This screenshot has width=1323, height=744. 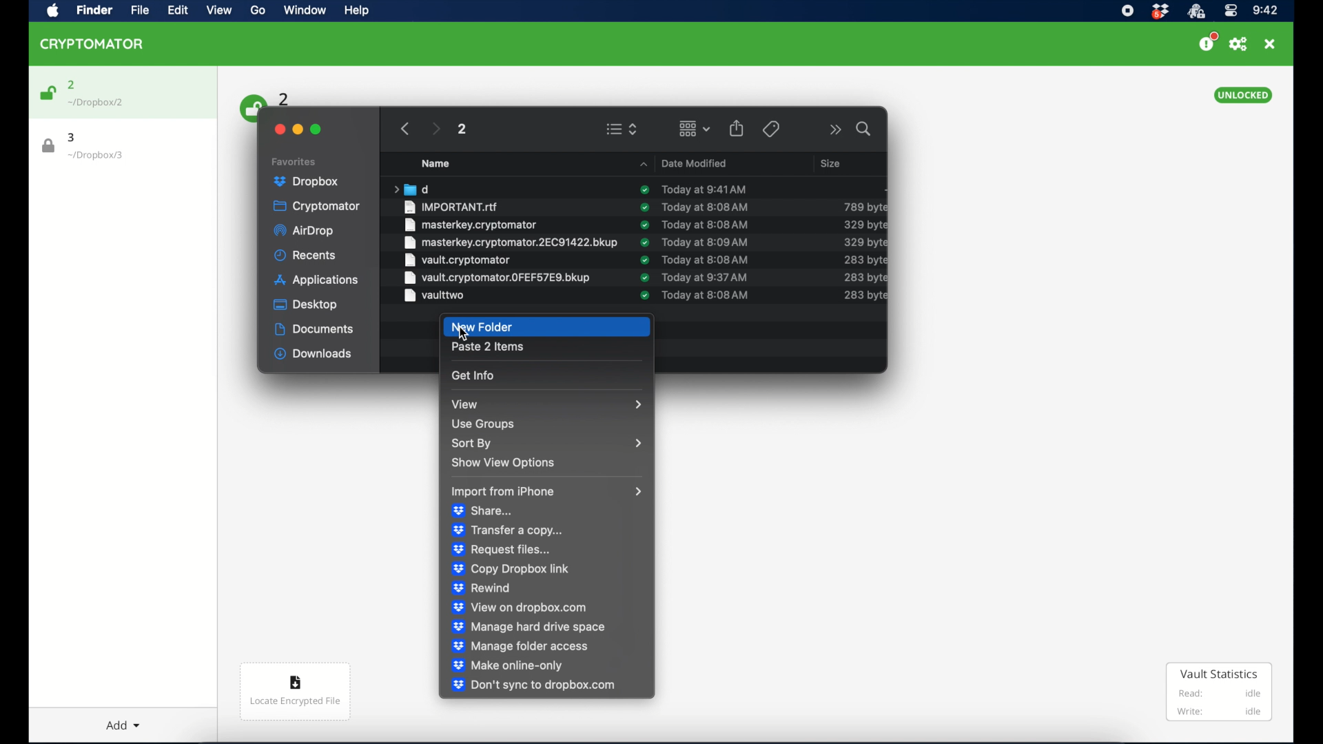 What do you see at coordinates (72, 137) in the screenshot?
I see `3` at bounding box center [72, 137].